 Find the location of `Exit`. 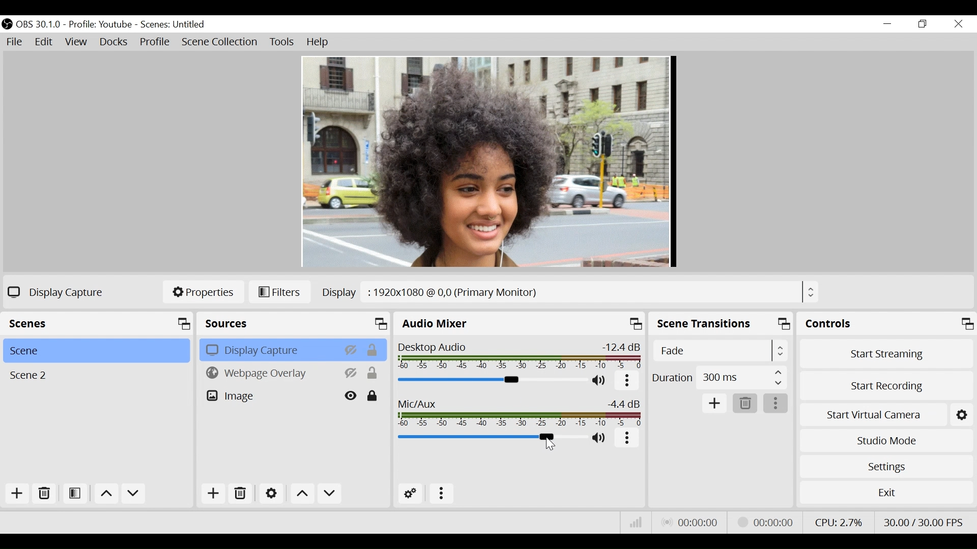

Exit is located at coordinates (886, 492).